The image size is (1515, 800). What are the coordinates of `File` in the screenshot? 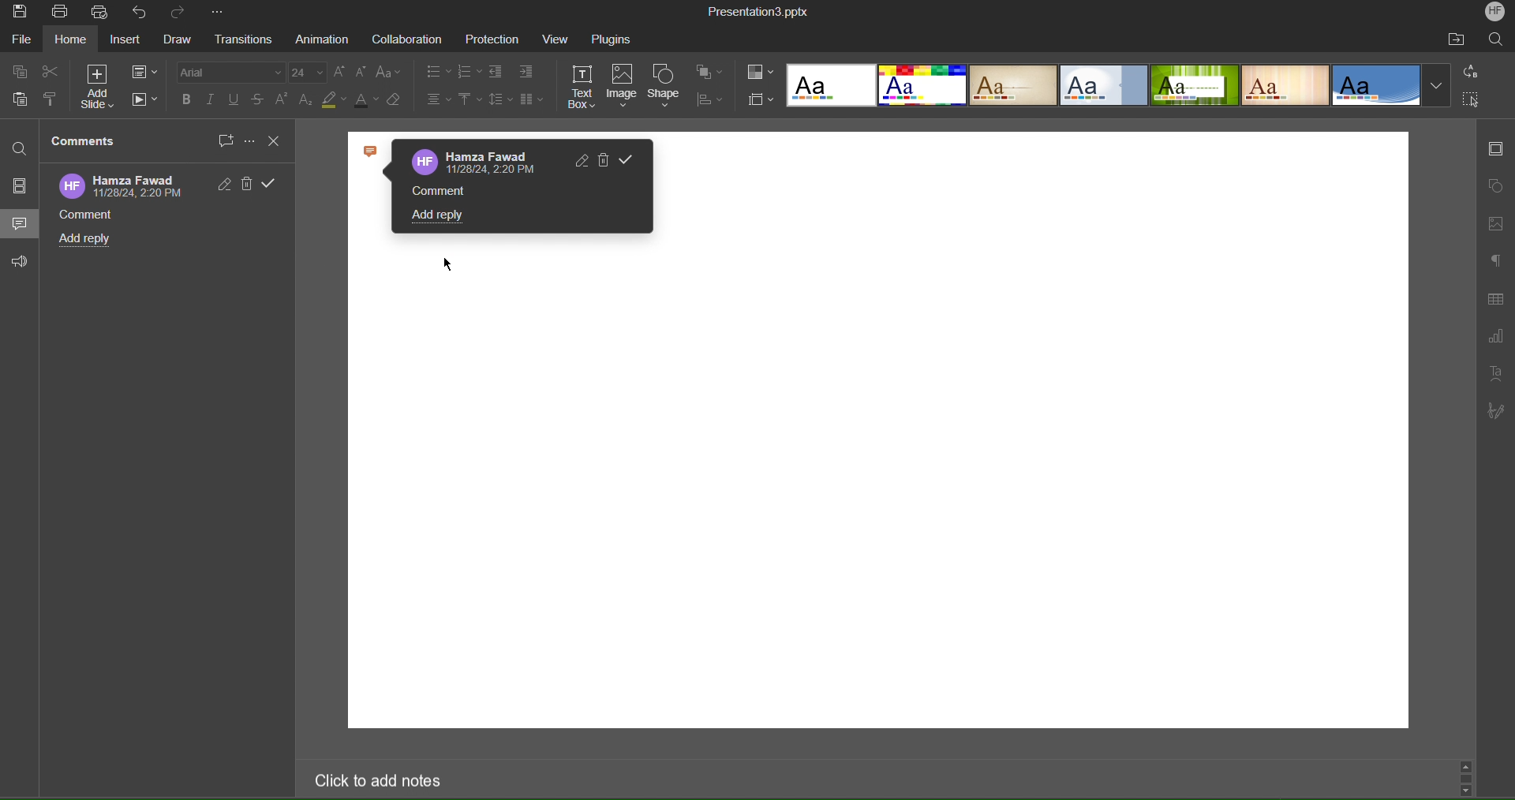 It's located at (20, 40).